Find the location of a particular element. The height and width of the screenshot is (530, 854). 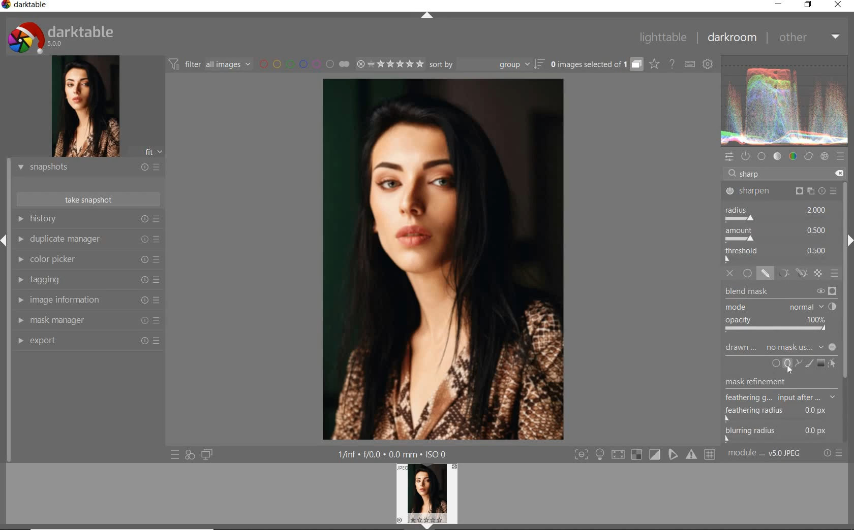

add circle or ellipse is located at coordinates (782, 362).